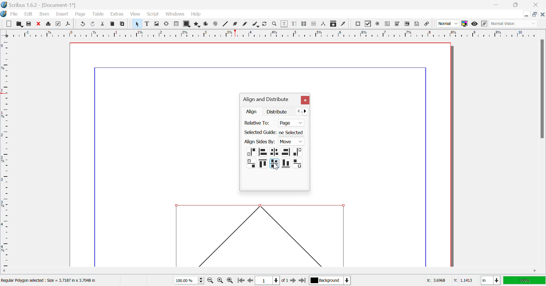 This screenshot has height=286, width=546. Describe the element at coordinates (379, 23) in the screenshot. I see `PDF radio button` at that location.